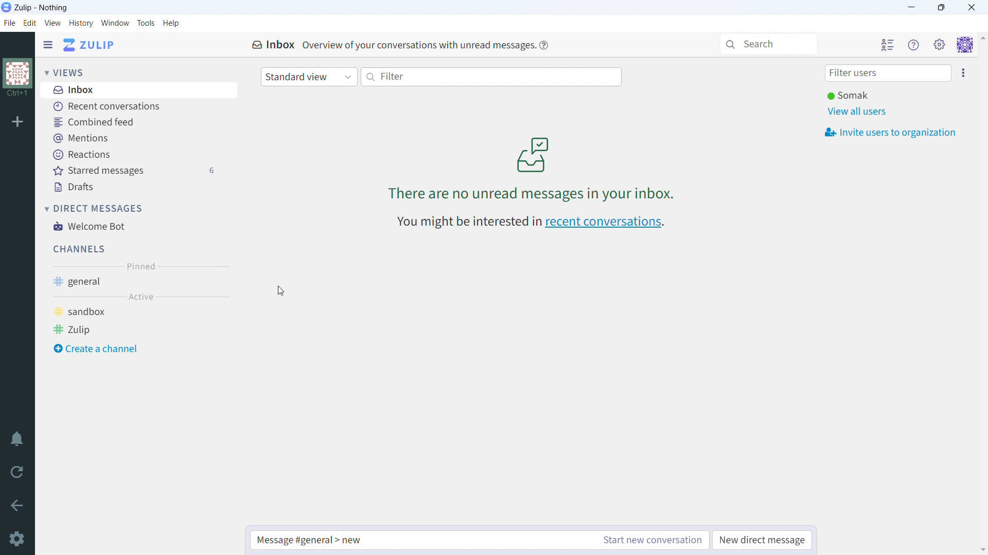 This screenshot has width=988, height=555. What do you see at coordinates (914, 45) in the screenshot?
I see `helpn menu` at bounding box center [914, 45].